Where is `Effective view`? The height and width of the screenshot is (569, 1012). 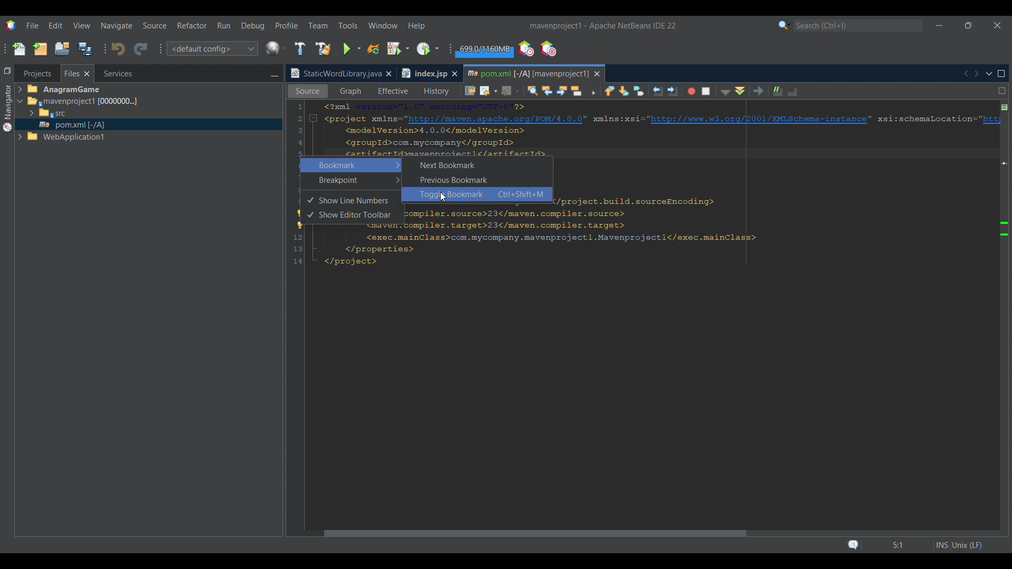 Effective view is located at coordinates (393, 91).